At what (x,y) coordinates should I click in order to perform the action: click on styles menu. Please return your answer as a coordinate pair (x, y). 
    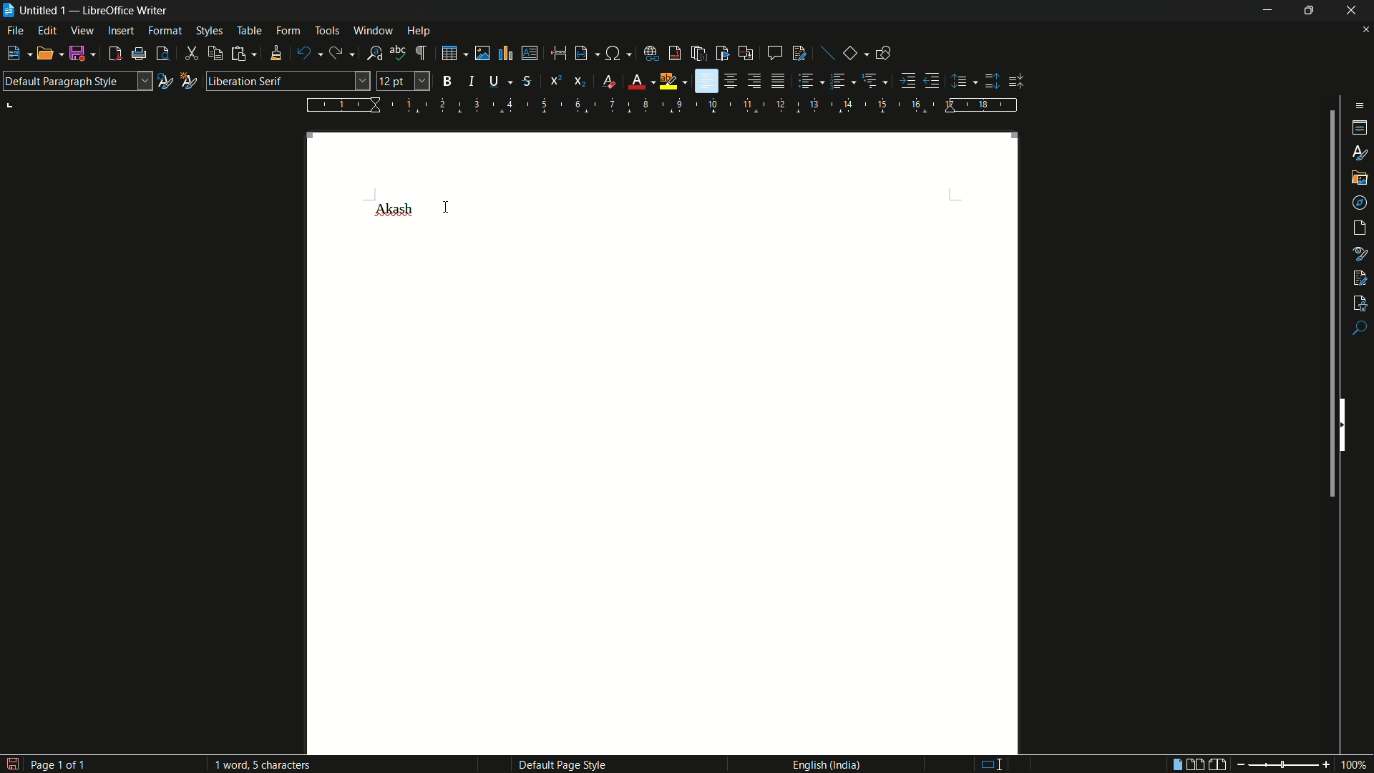
    Looking at the image, I should click on (209, 31).